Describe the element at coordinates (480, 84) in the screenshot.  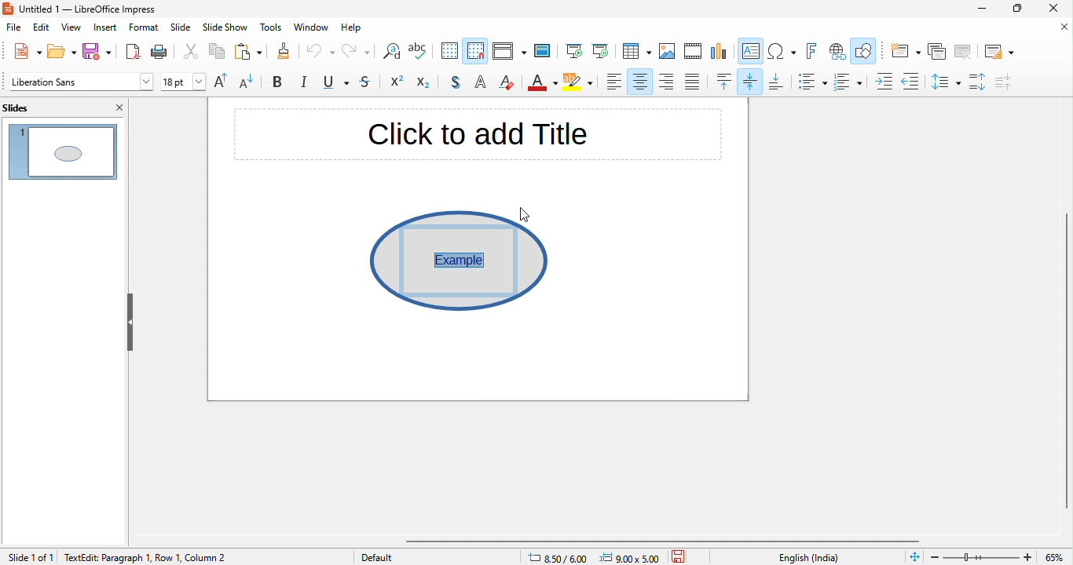
I see `apply outline attribute to font` at that location.